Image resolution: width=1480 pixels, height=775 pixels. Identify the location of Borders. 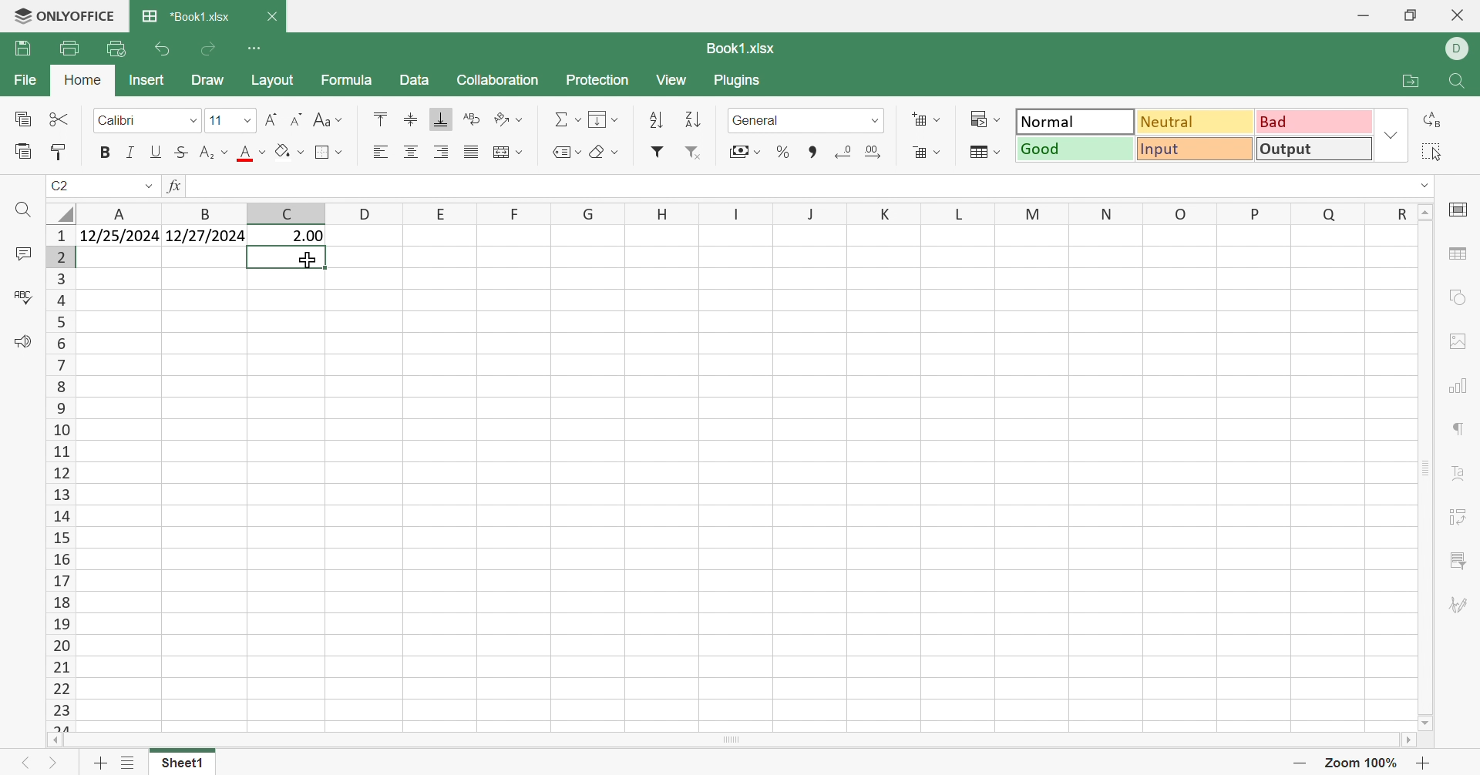
(328, 153).